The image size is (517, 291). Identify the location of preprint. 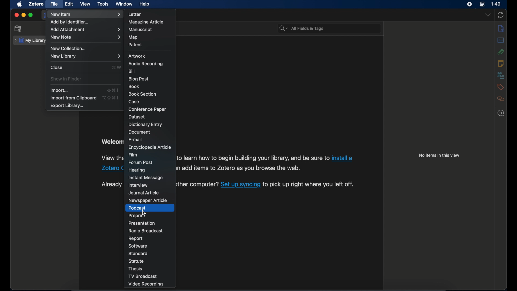
(137, 216).